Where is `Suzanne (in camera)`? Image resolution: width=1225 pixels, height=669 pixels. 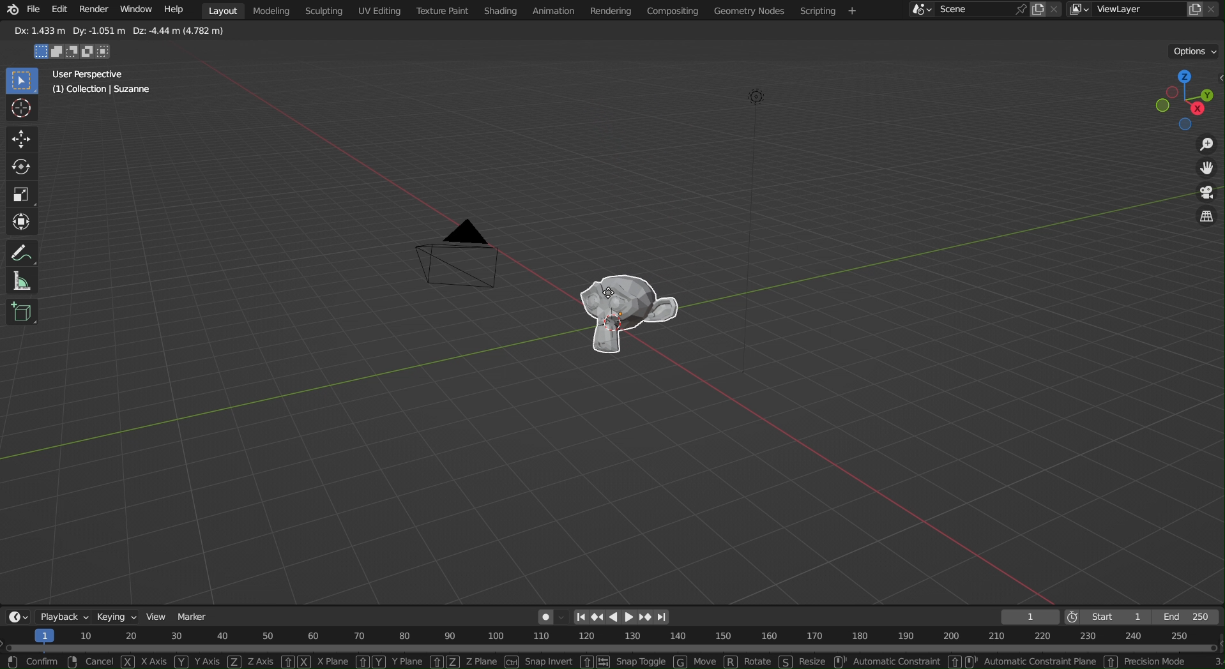
Suzanne (in camera) is located at coordinates (630, 315).